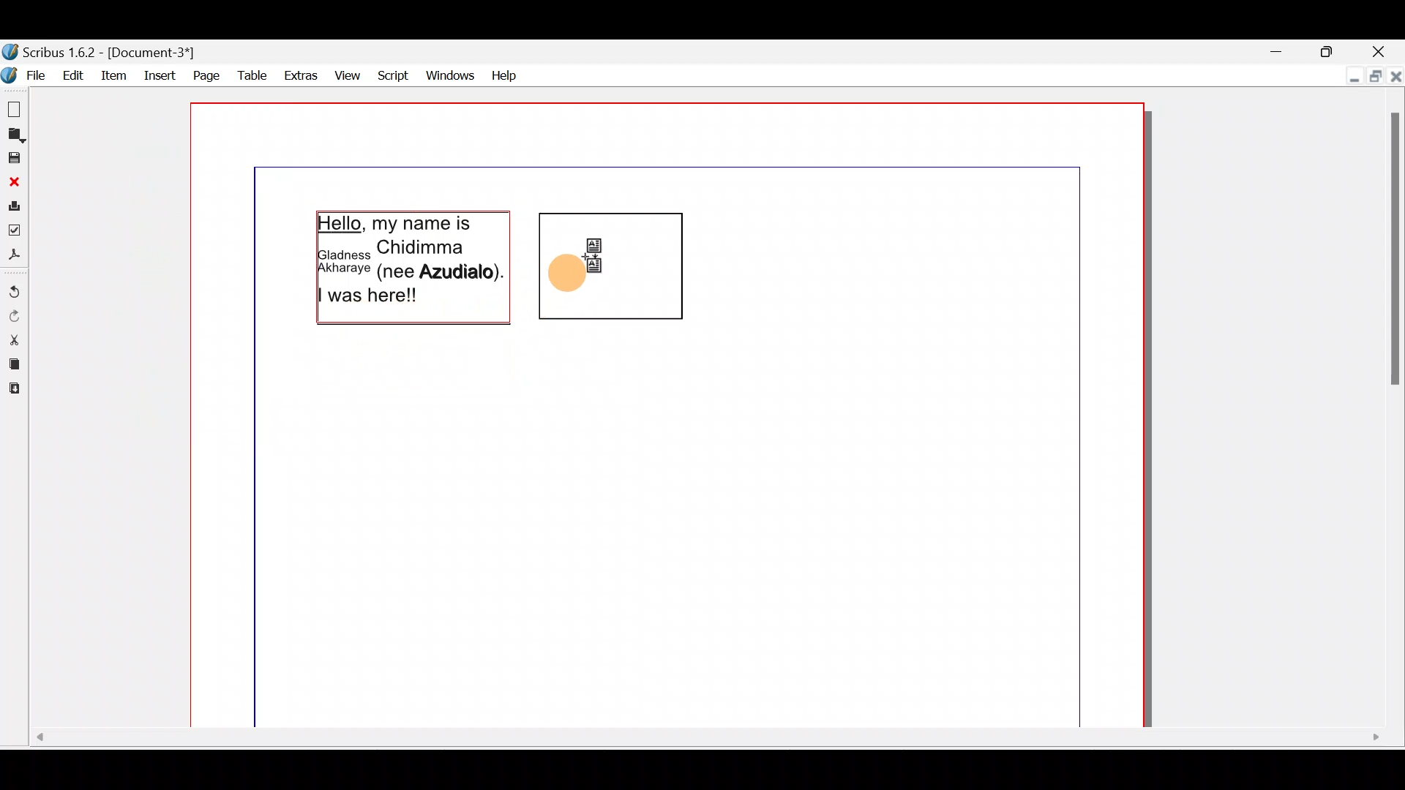  Describe the element at coordinates (14, 157) in the screenshot. I see `Save` at that location.